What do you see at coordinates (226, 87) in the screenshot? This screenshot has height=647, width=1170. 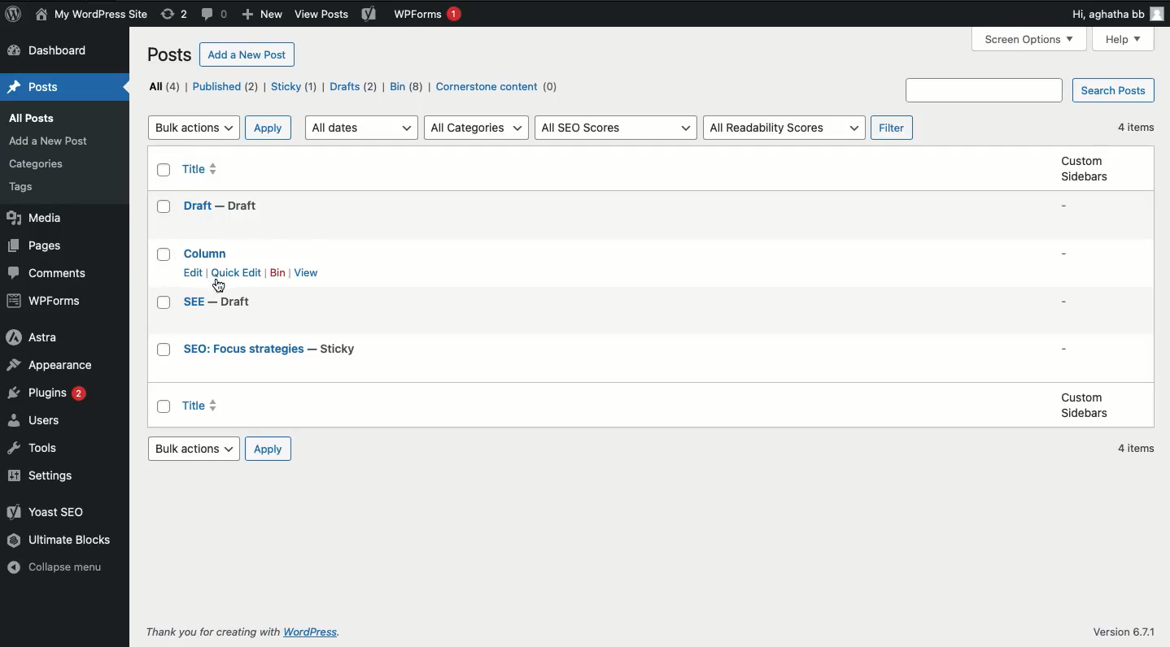 I see `Published` at bounding box center [226, 87].